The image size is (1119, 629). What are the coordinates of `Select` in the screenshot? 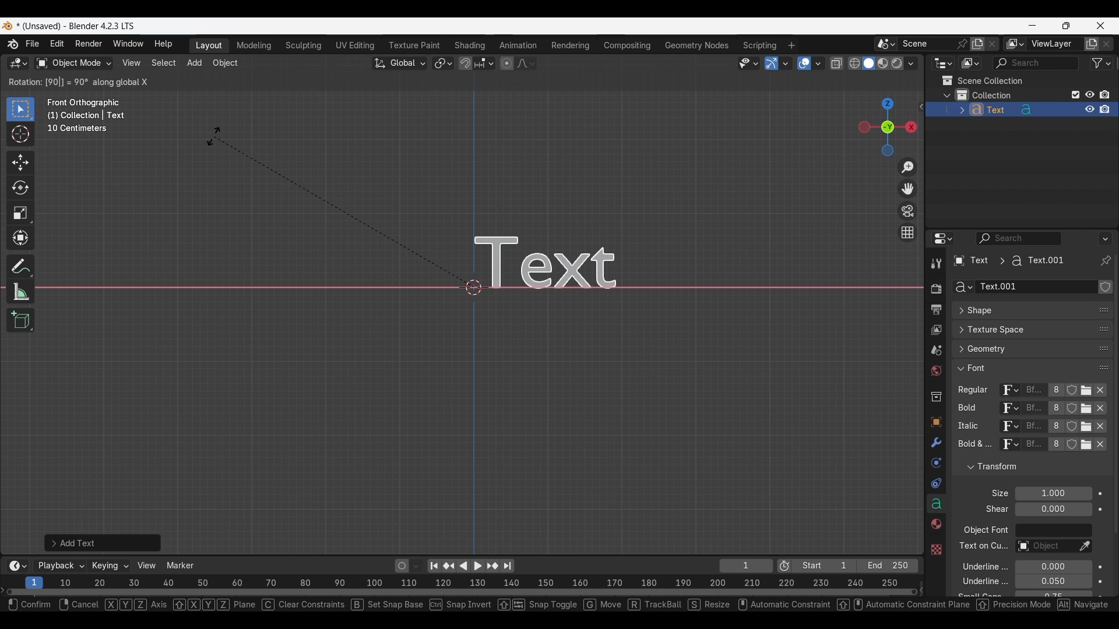 It's located at (27, 605).